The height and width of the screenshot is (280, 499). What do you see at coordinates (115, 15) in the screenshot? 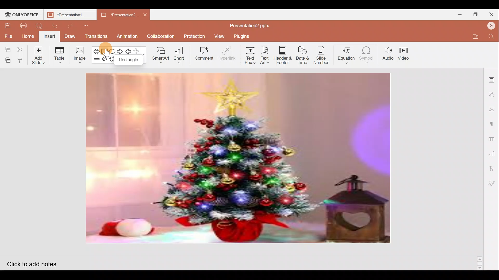
I see `Presentation2.` at bounding box center [115, 15].